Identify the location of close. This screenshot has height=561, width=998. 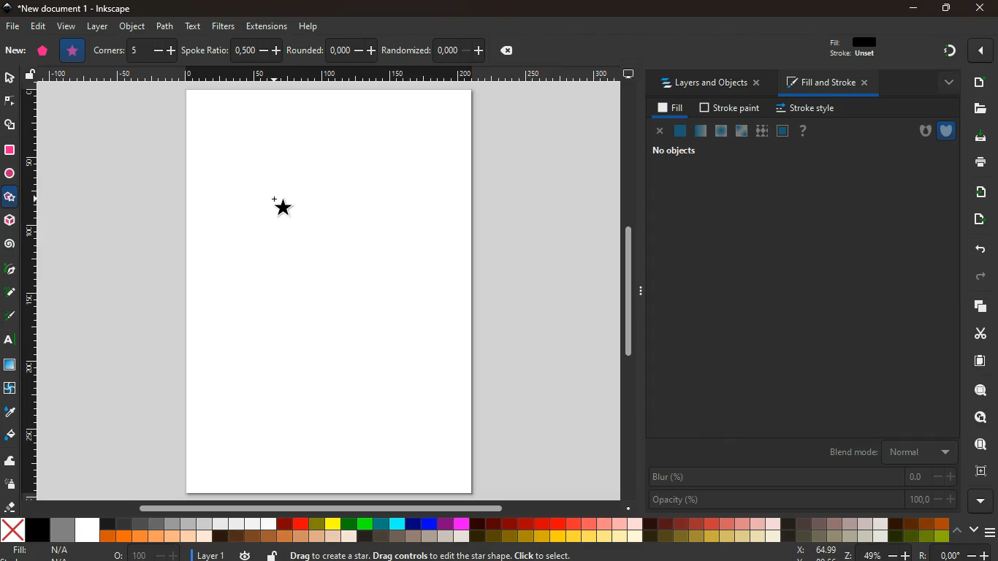
(981, 7).